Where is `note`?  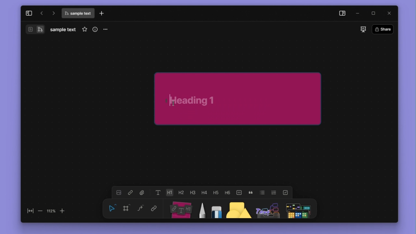 note is located at coordinates (182, 209).